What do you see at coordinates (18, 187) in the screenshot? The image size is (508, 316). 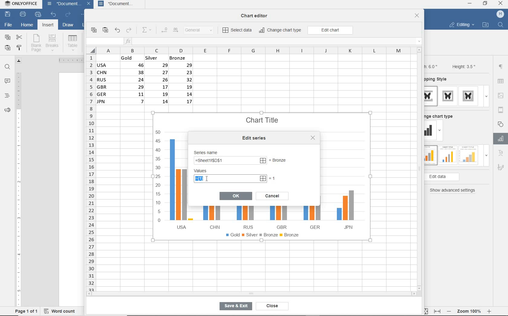 I see `ruler` at bounding box center [18, 187].